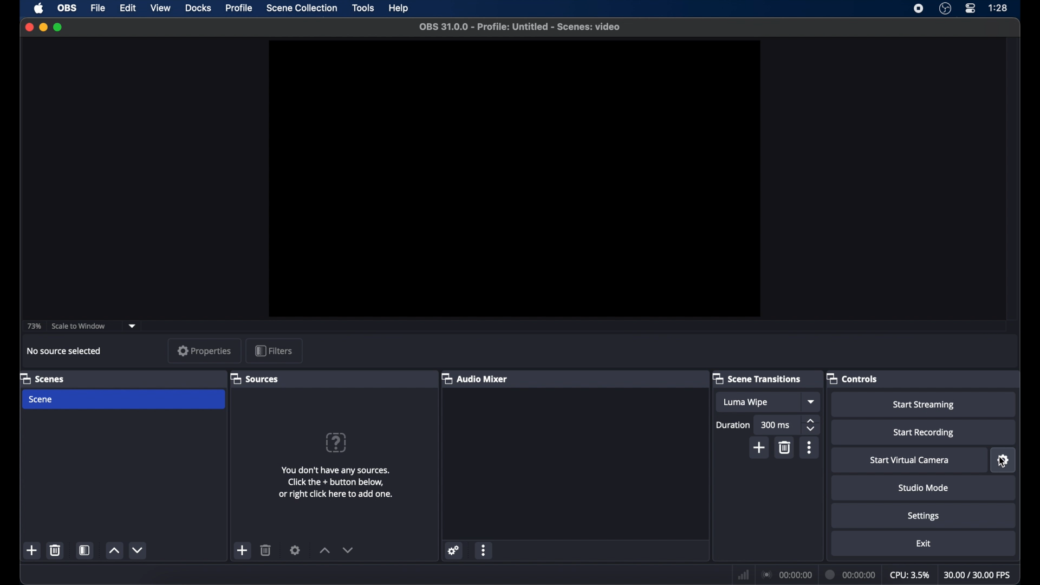 Image resolution: width=1040 pixels, height=585 pixels. What do you see at coordinates (139, 550) in the screenshot?
I see `decrement` at bounding box center [139, 550].